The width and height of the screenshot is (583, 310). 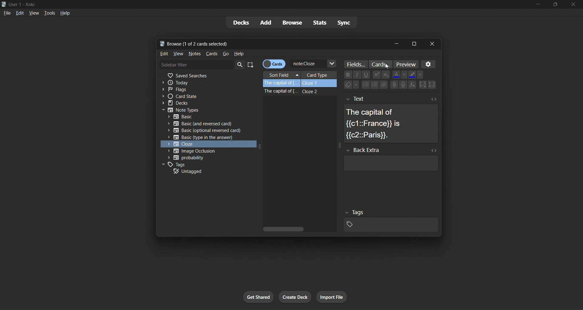 I want to click on selected cloze card, so click(x=301, y=83).